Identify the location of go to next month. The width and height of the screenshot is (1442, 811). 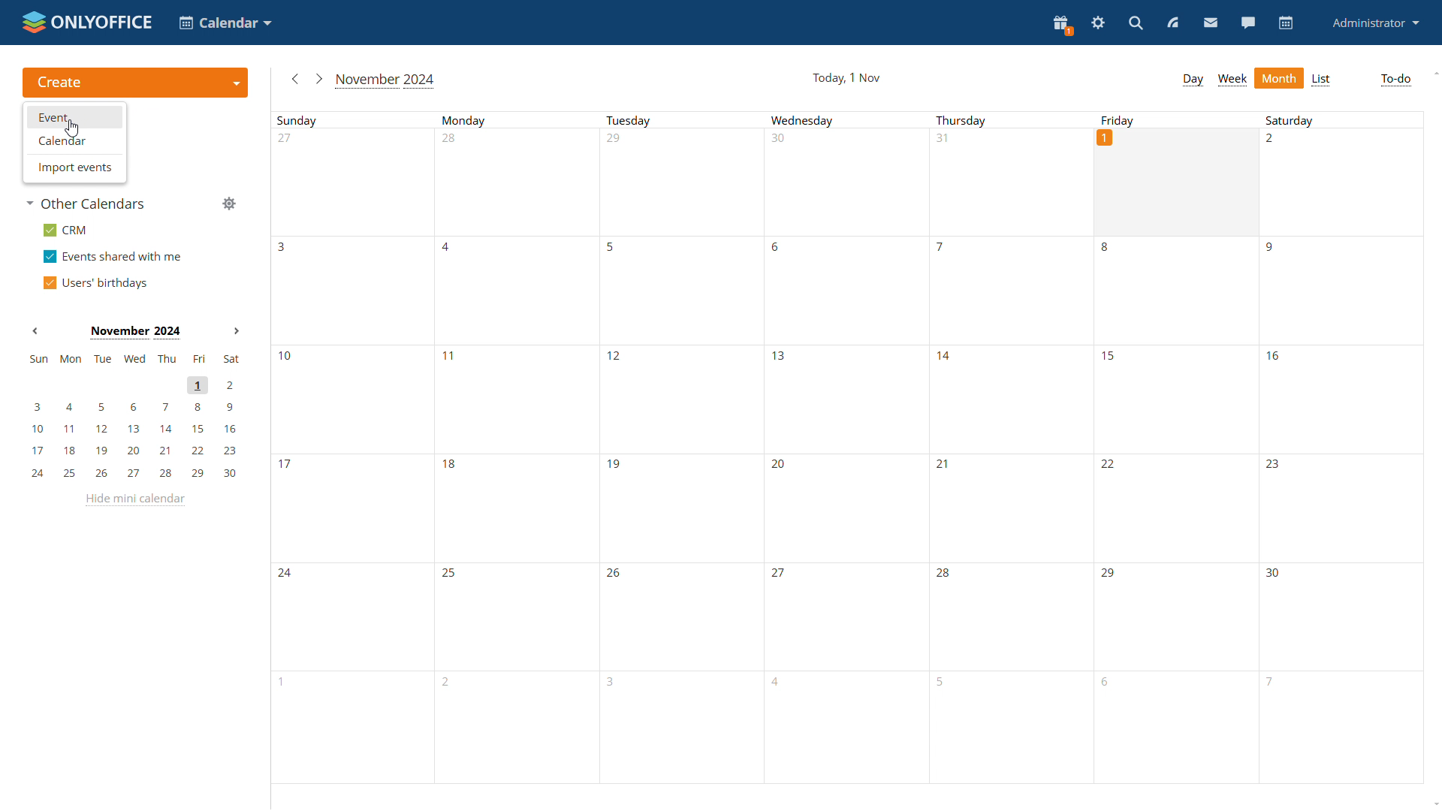
(319, 80).